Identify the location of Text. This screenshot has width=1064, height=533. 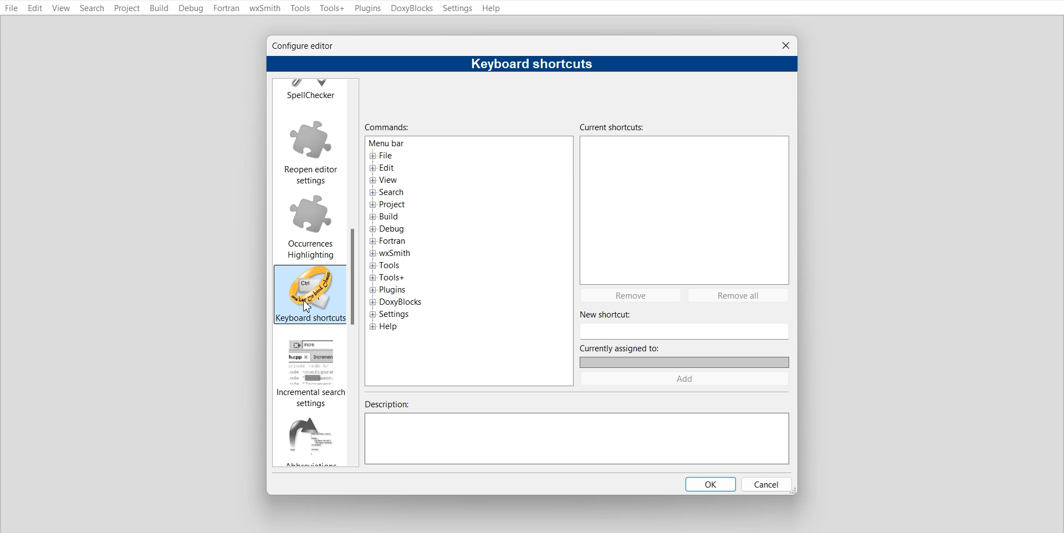
(532, 64).